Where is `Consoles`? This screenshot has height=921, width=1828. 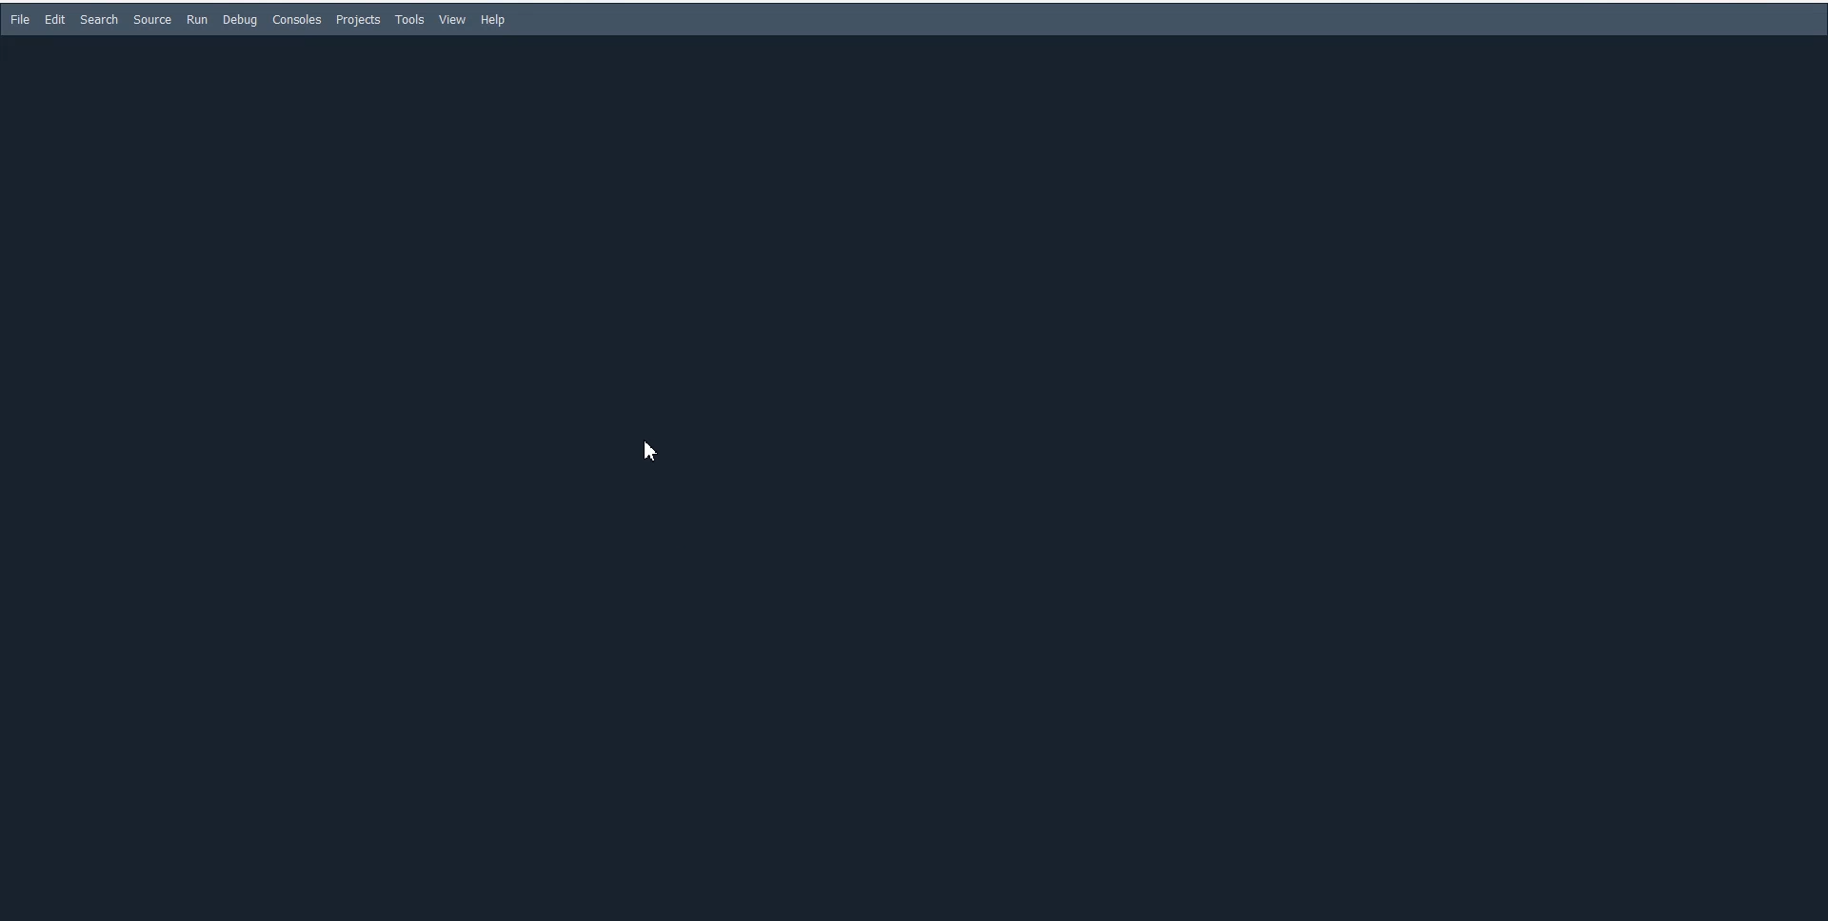
Consoles is located at coordinates (297, 19).